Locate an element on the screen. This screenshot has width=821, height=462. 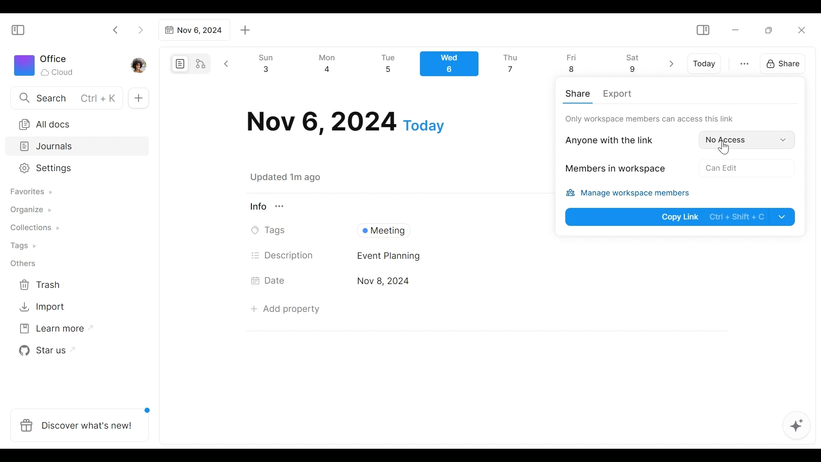
Add new  is located at coordinates (138, 98).